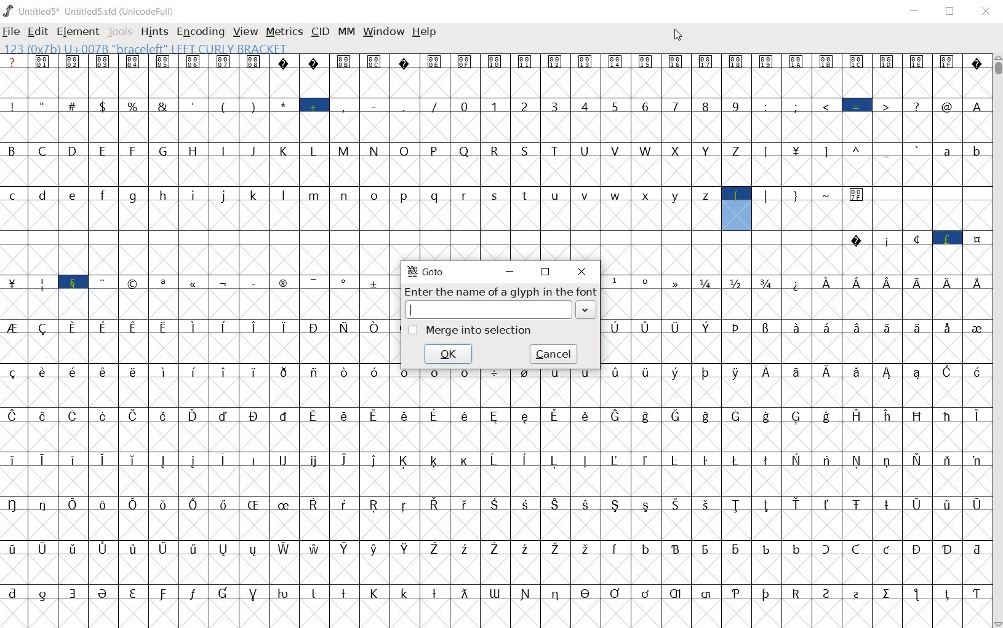 The height and width of the screenshot is (628, 1003). What do you see at coordinates (154, 33) in the screenshot?
I see `HINTS` at bounding box center [154, 33].